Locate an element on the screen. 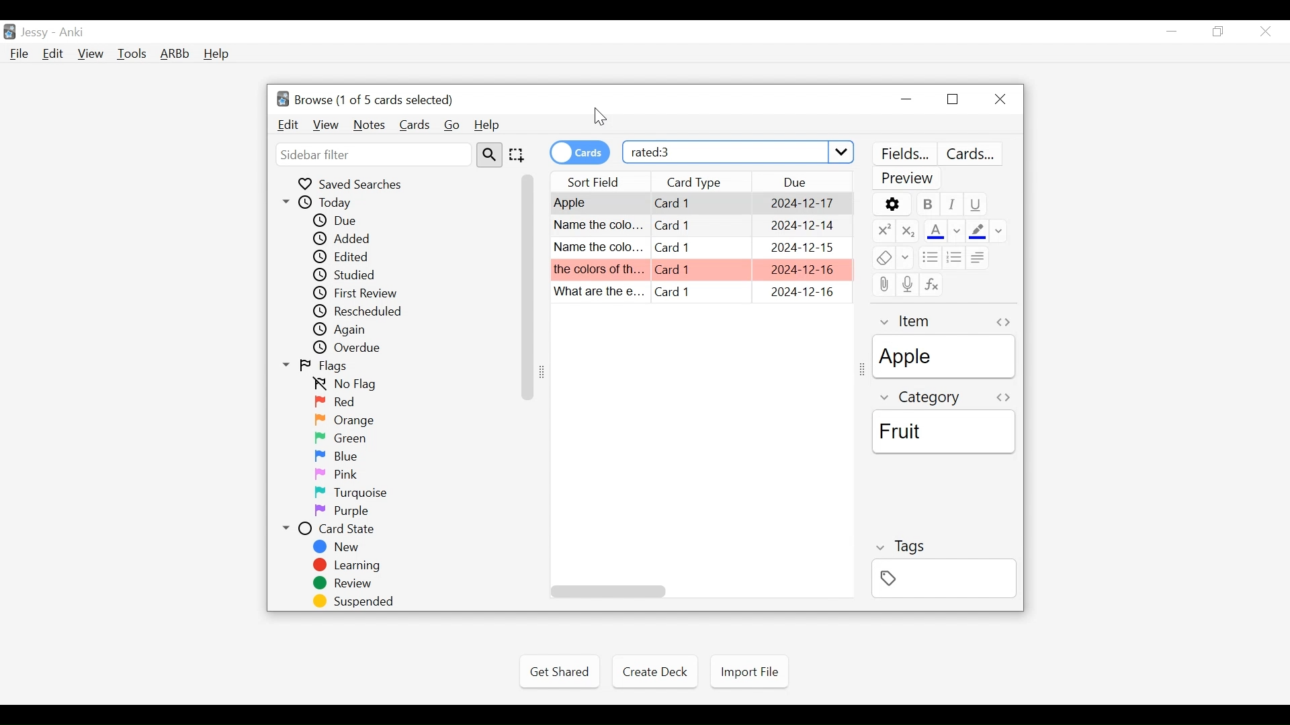 This screenshot has width=1290, height=725. Blue is located at coordinates (343, 457).